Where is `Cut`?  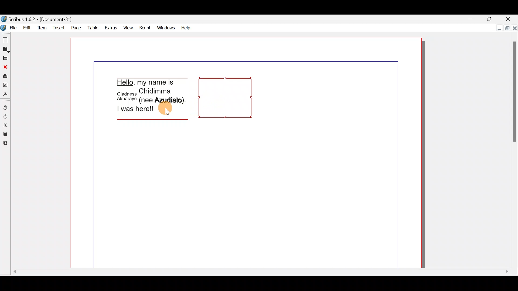 Cut is located at coordinates (5, 125).